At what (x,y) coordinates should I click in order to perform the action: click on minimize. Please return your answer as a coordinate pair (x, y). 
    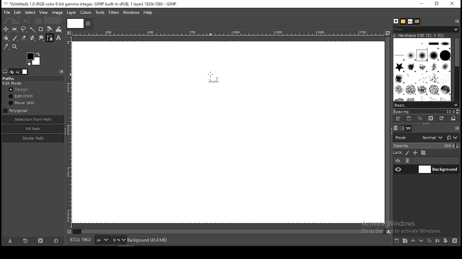
    Looking at the image, I should click on (422, 4).